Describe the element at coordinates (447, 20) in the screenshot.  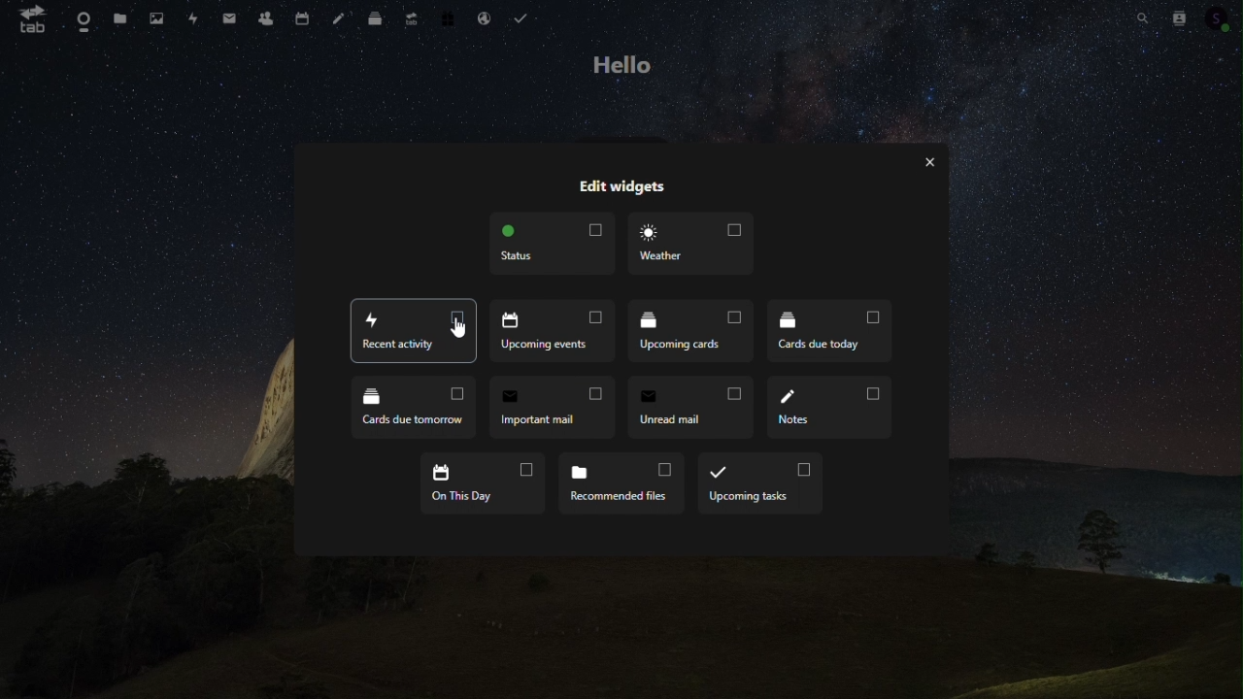
I see `Free trial` at that location.